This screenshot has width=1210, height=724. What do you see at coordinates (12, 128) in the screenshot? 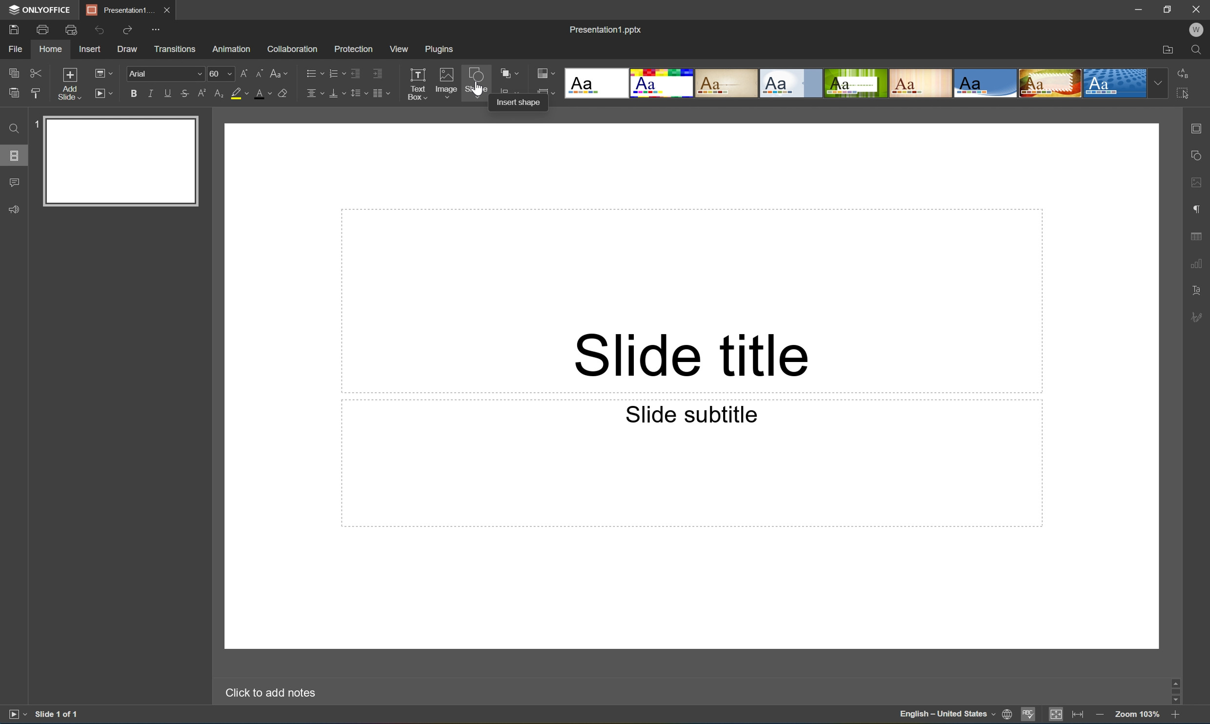
I see `Find` at bounding box center [12, 128].